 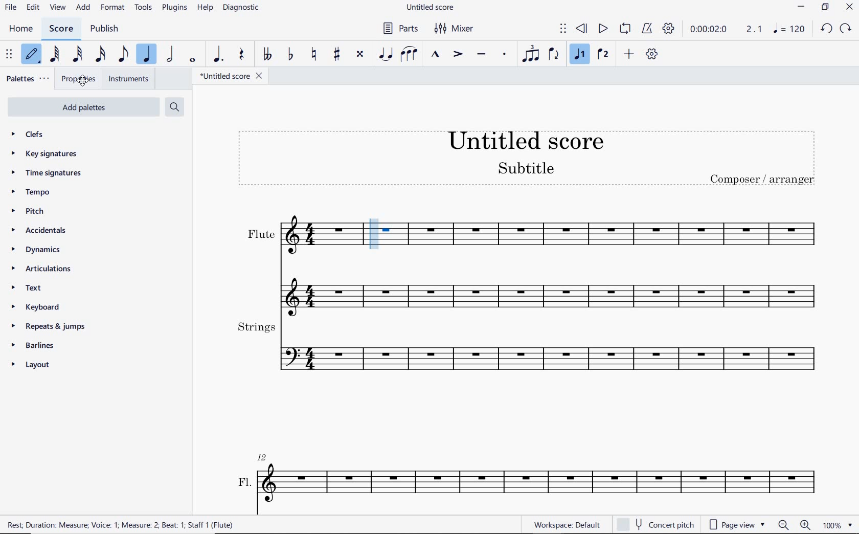 I want to click on TOGGLE DOUBLE-SHARP, so click(x=359, y=53).